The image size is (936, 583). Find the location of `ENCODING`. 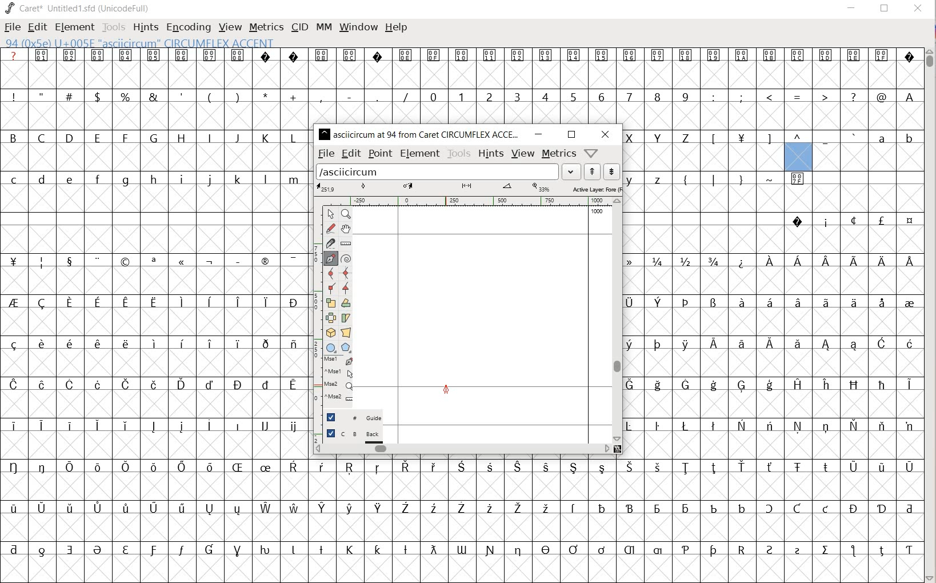

ENCODING is located at coordinates (189, 26).